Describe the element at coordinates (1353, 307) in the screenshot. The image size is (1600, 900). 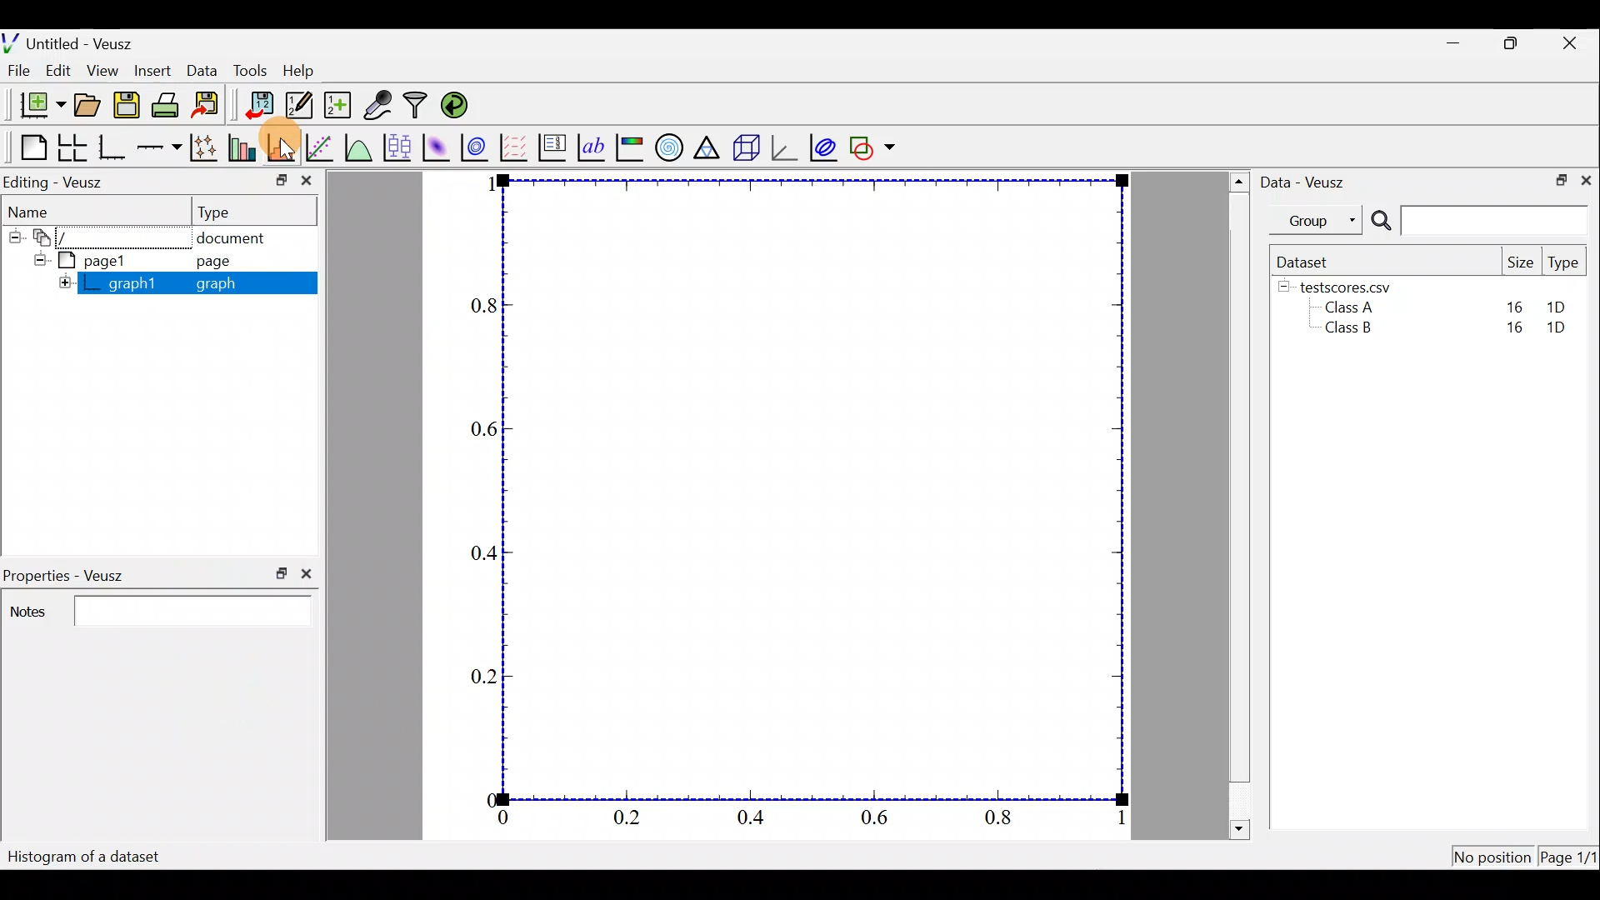
I see `Class A` at that location.